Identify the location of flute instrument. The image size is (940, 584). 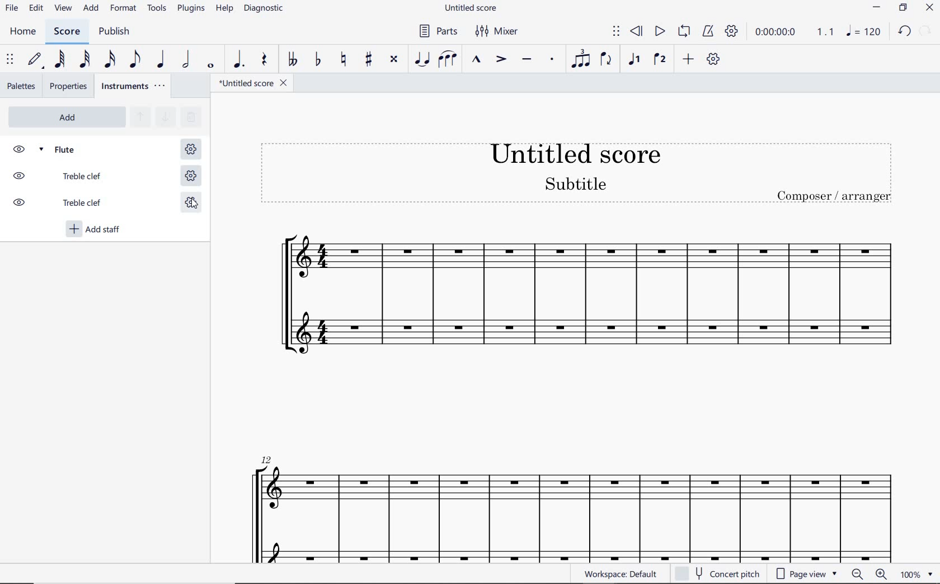
(569, 484).